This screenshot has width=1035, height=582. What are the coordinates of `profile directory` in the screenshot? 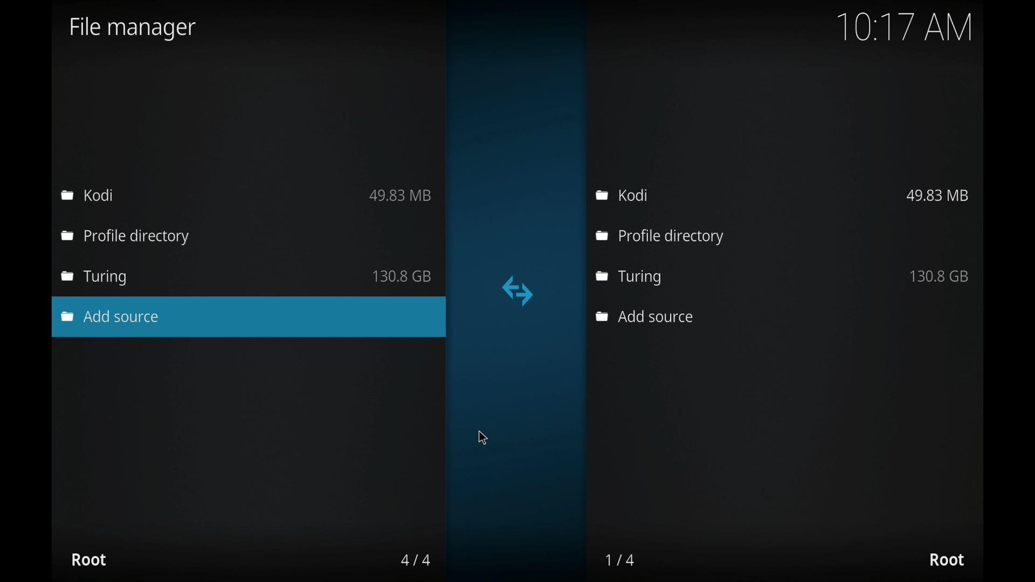 It's located at (127, 238).